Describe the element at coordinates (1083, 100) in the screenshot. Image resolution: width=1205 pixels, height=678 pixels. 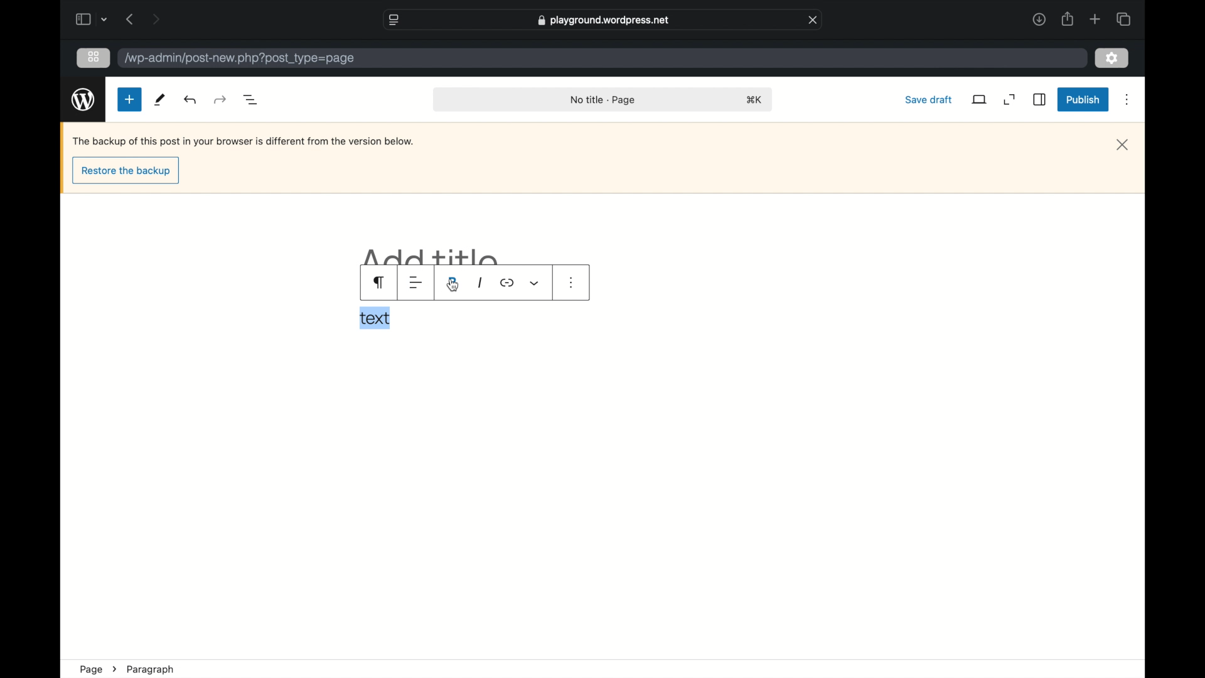
I see `publish` at that location.